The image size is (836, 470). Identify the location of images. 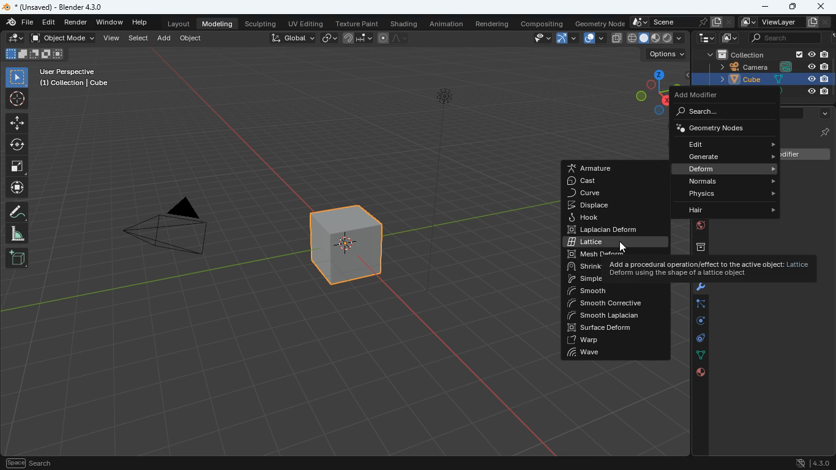
(727, 38).